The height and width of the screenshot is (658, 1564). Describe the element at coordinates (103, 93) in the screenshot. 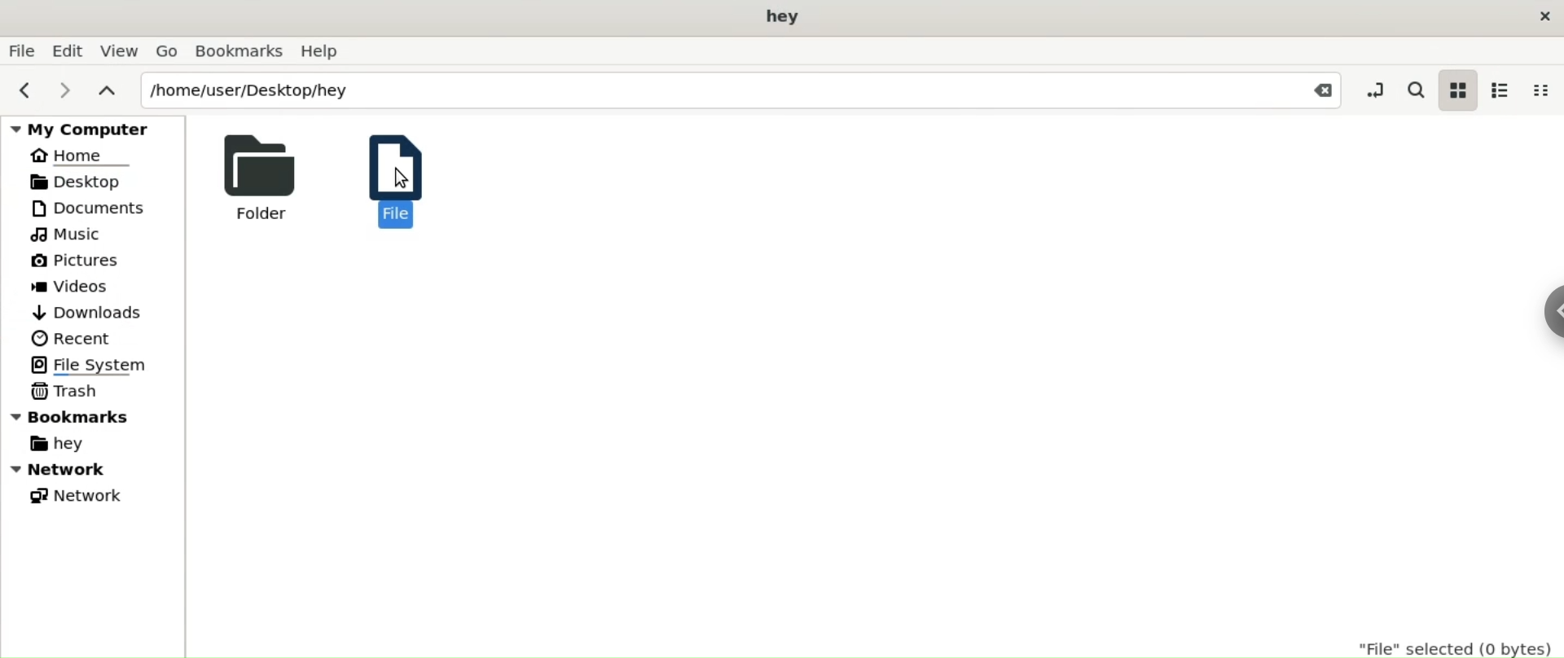

I see `parent folders` at that location.